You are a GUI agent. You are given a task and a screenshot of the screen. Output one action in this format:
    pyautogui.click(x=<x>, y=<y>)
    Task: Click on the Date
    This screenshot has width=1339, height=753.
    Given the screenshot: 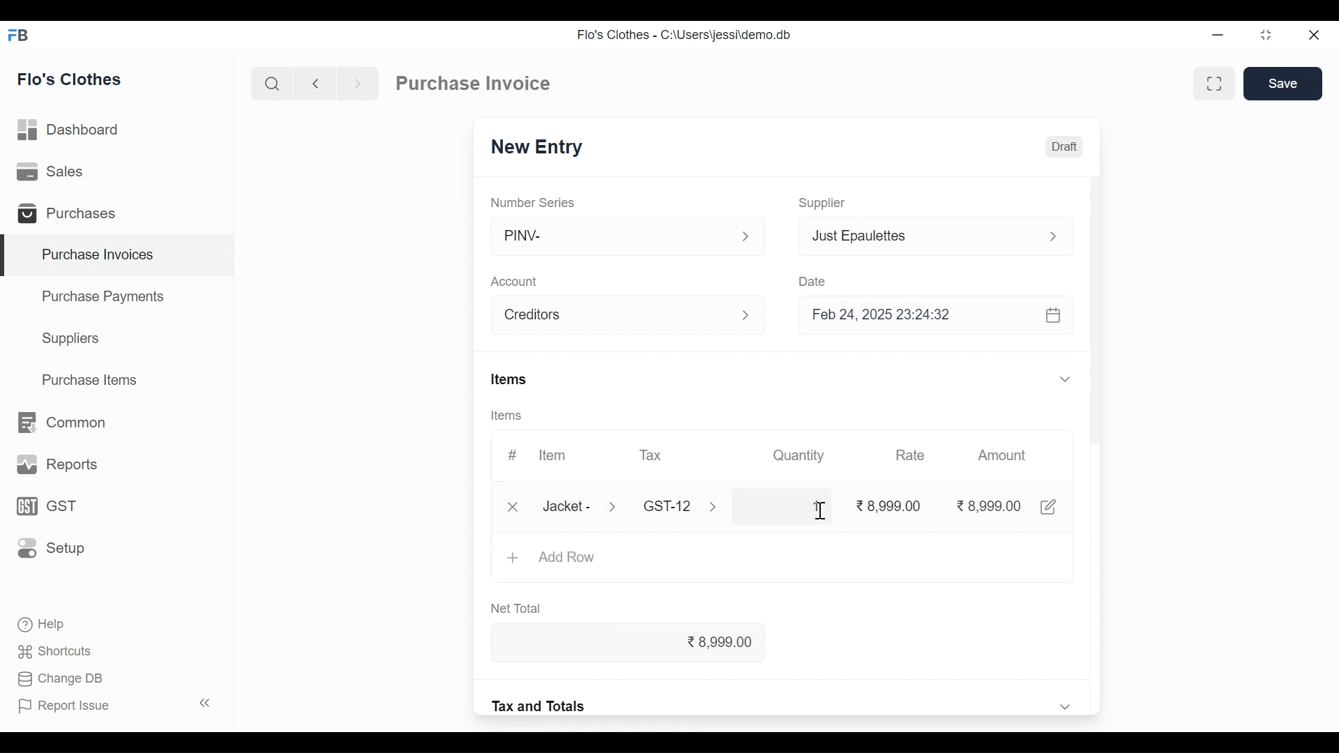 What is the action you would take?
    pyautogui.click(x=812, y=279)
    